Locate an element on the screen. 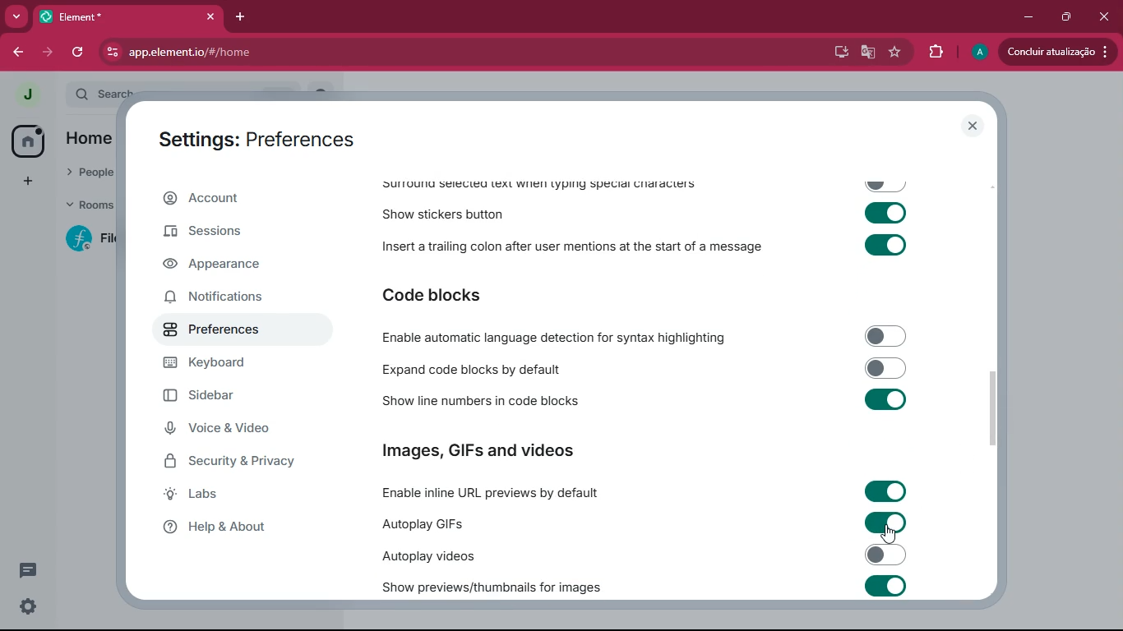 This screenshot has height=631, width=1123. help is located at coordinates (239, 527).